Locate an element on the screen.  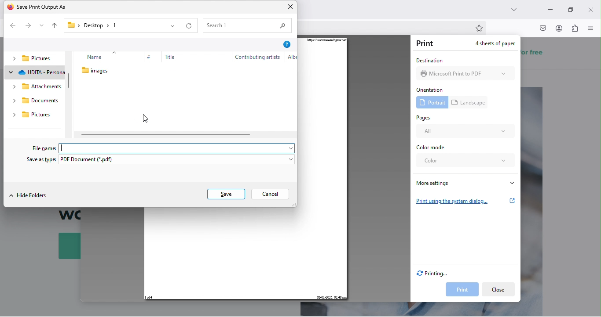
1 of 4 is located at coordinates (148, 297).